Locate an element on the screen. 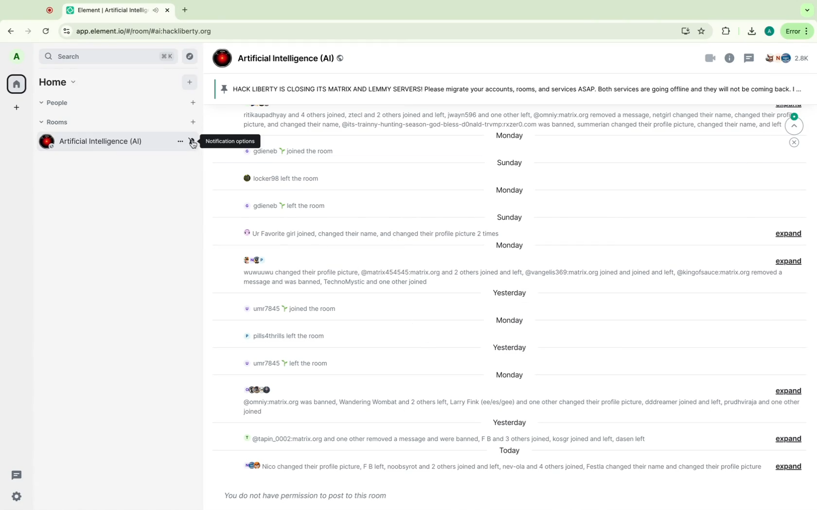  downloads is located at coordinates (749, 30).